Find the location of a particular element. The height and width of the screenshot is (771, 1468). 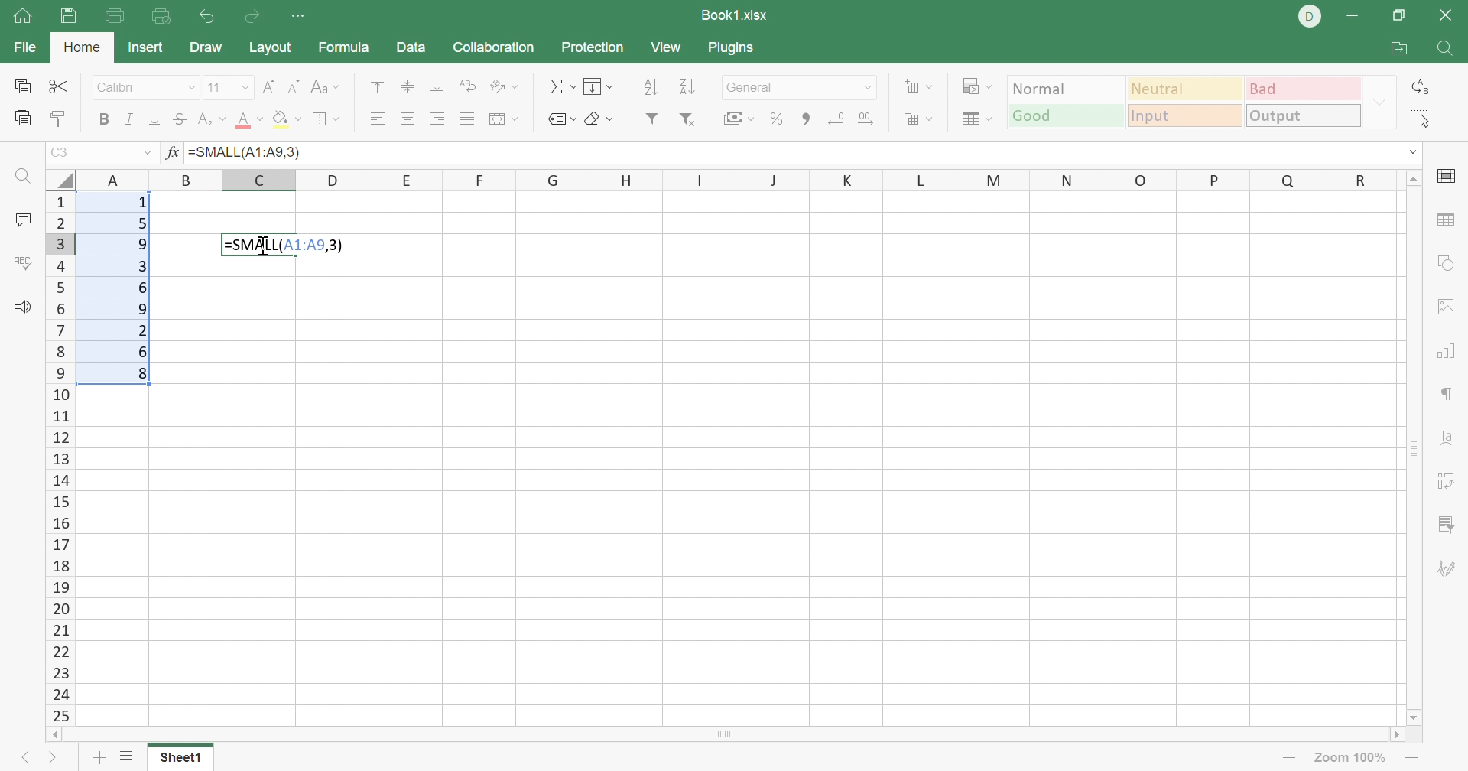

Redo is located at coordinates (251, 18).